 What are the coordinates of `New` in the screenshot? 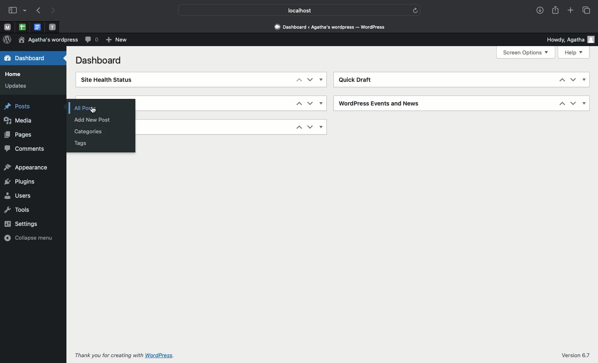 It's located at (117, 40).